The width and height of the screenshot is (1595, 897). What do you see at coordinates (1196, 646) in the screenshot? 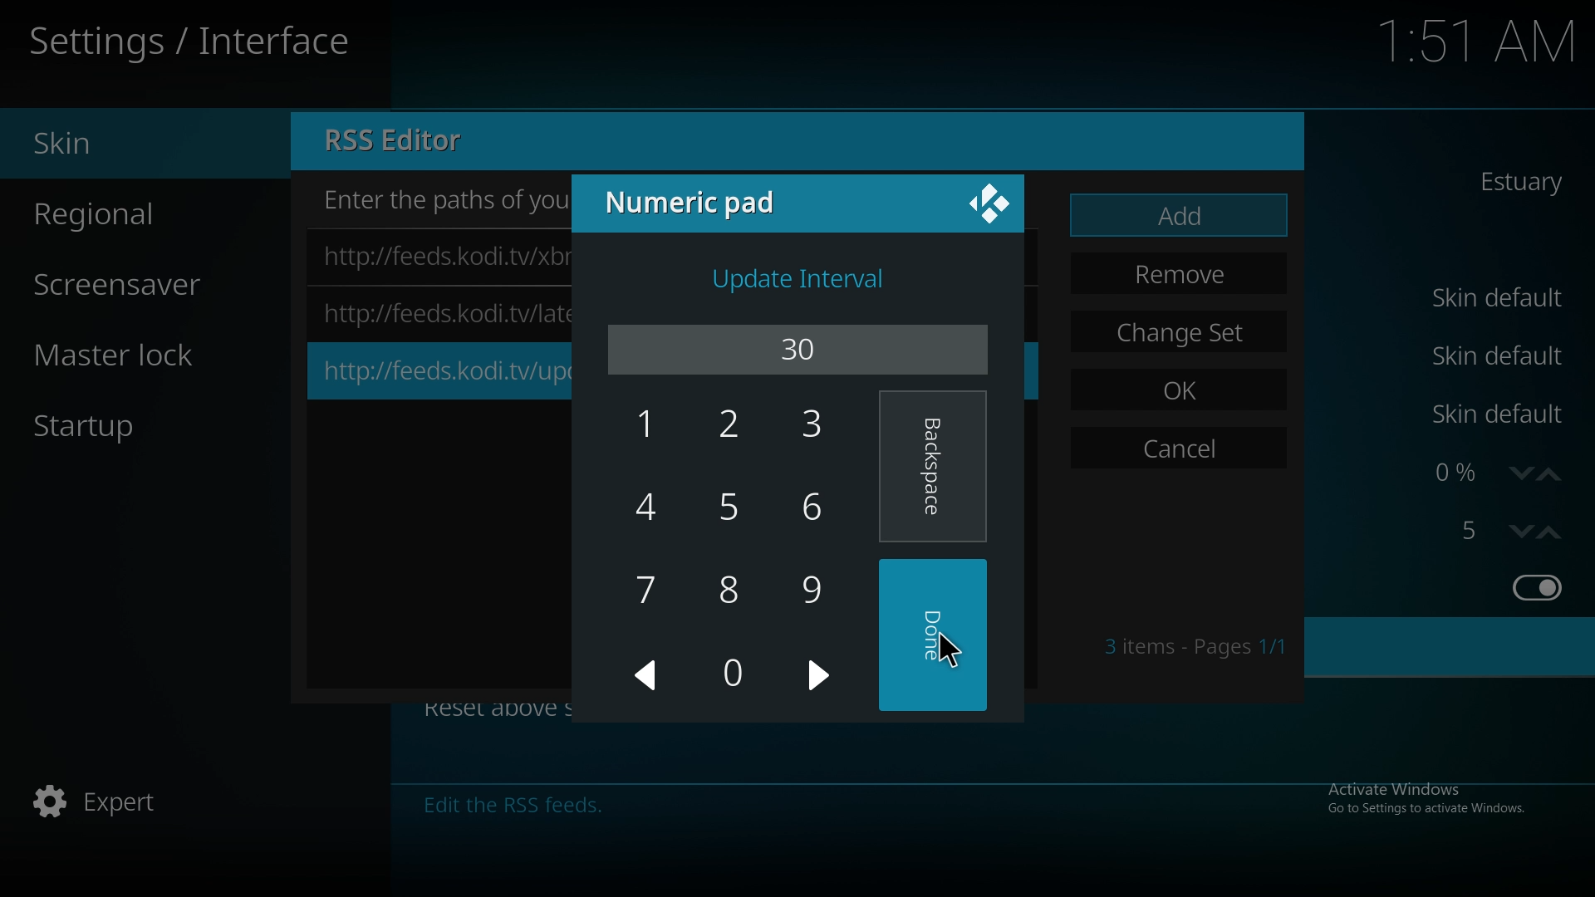
I see `pages` at bounding box center [1196, 646].